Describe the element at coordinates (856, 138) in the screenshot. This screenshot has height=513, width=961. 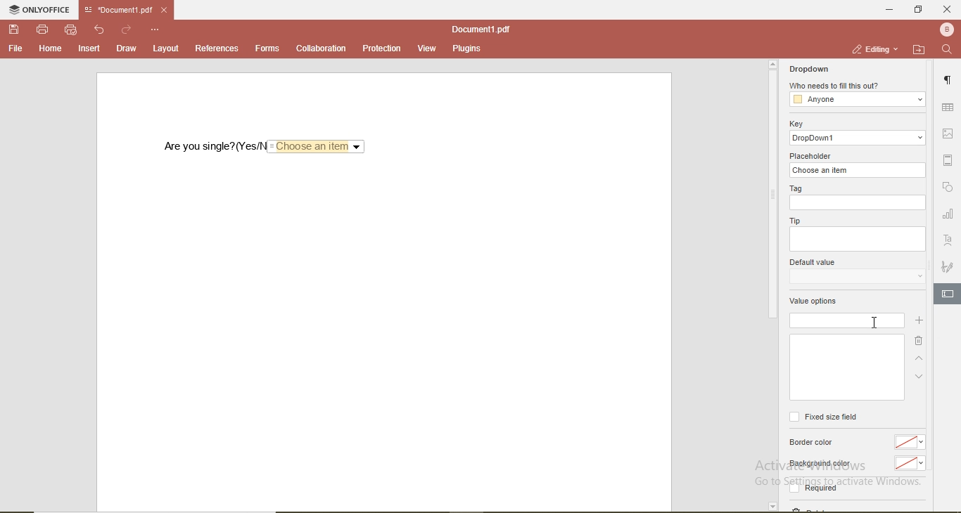
I see `dropdowm1` at that location.